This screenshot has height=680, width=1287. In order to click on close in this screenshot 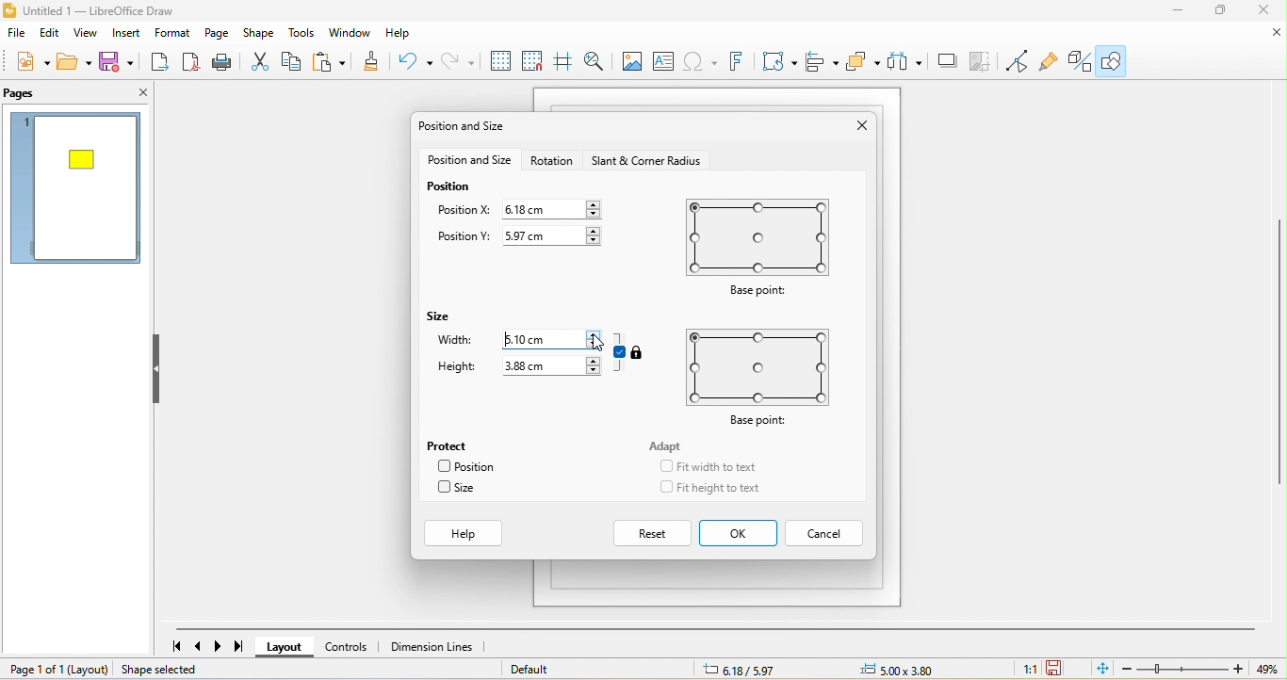, I will do `click(1266, 13)`.